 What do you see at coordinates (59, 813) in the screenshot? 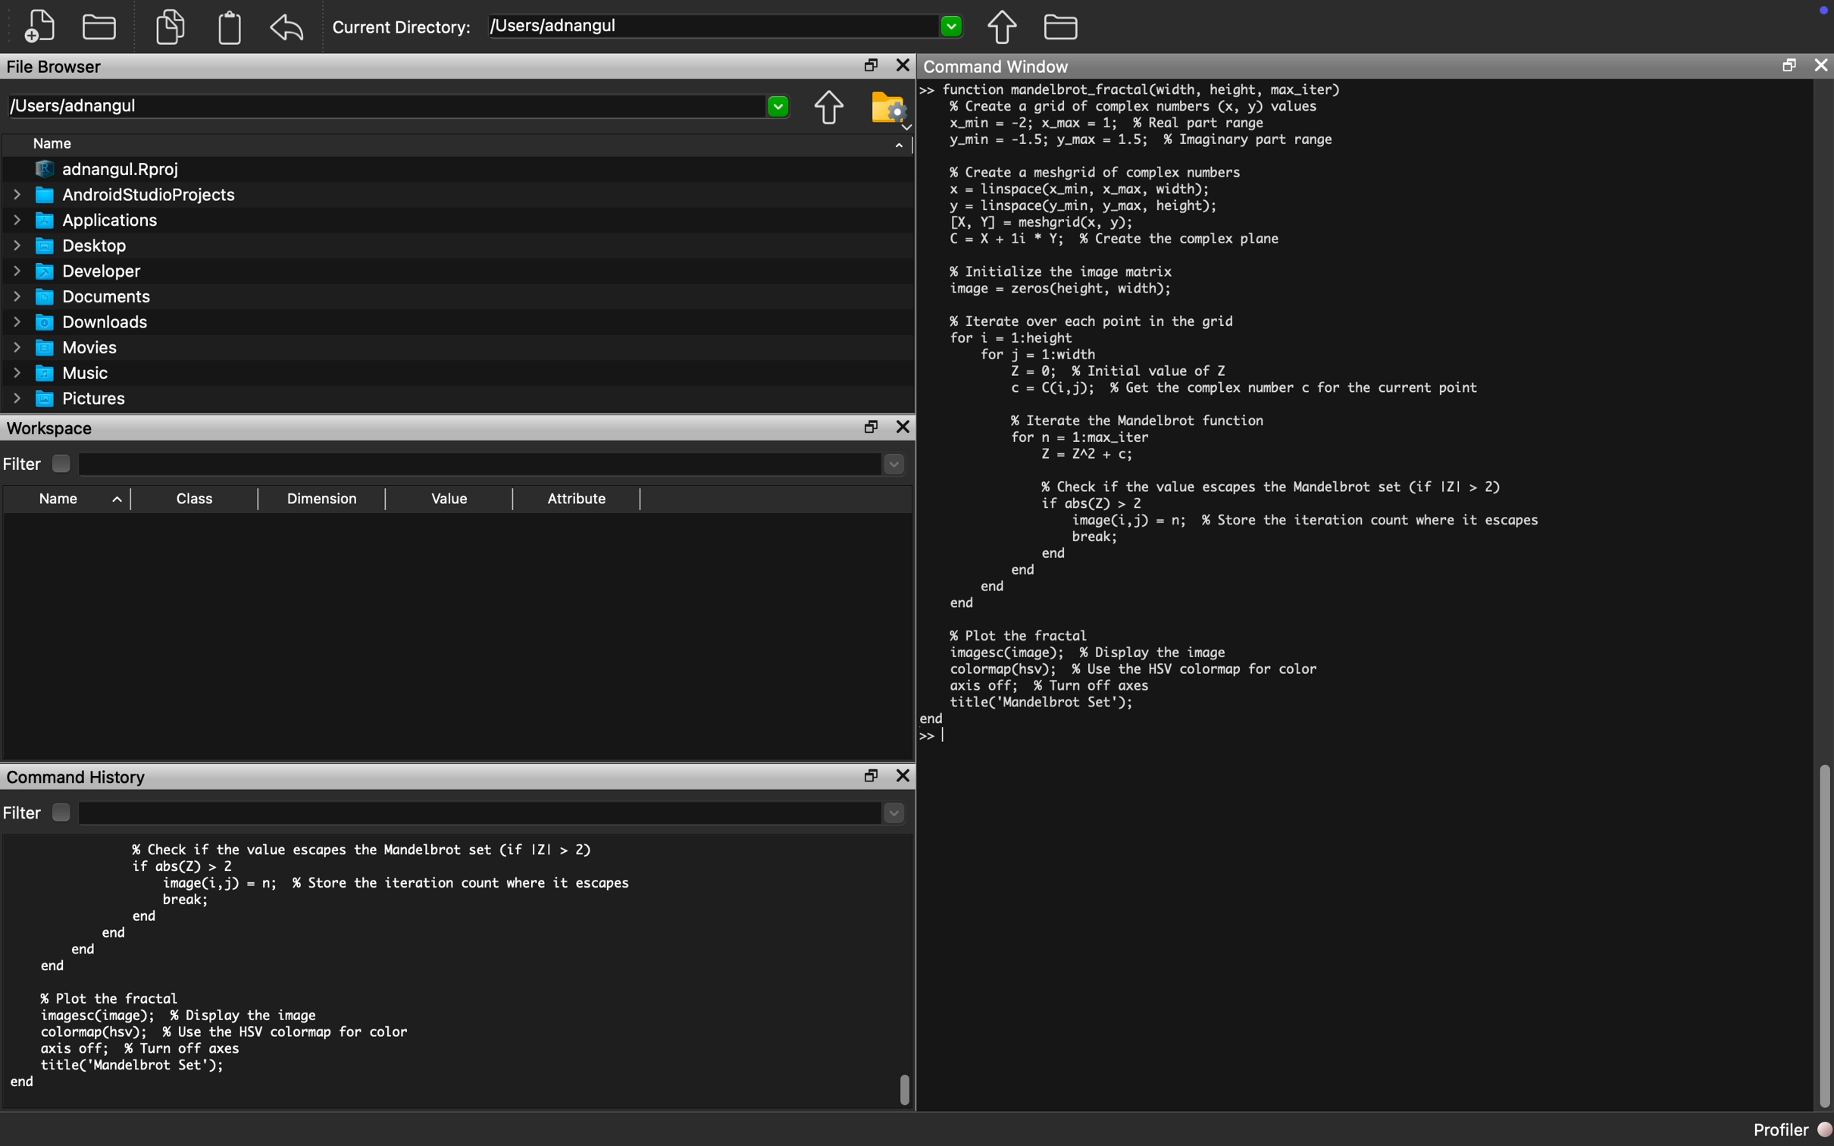
I see `Checkbox` at bounding box center [59, 813].